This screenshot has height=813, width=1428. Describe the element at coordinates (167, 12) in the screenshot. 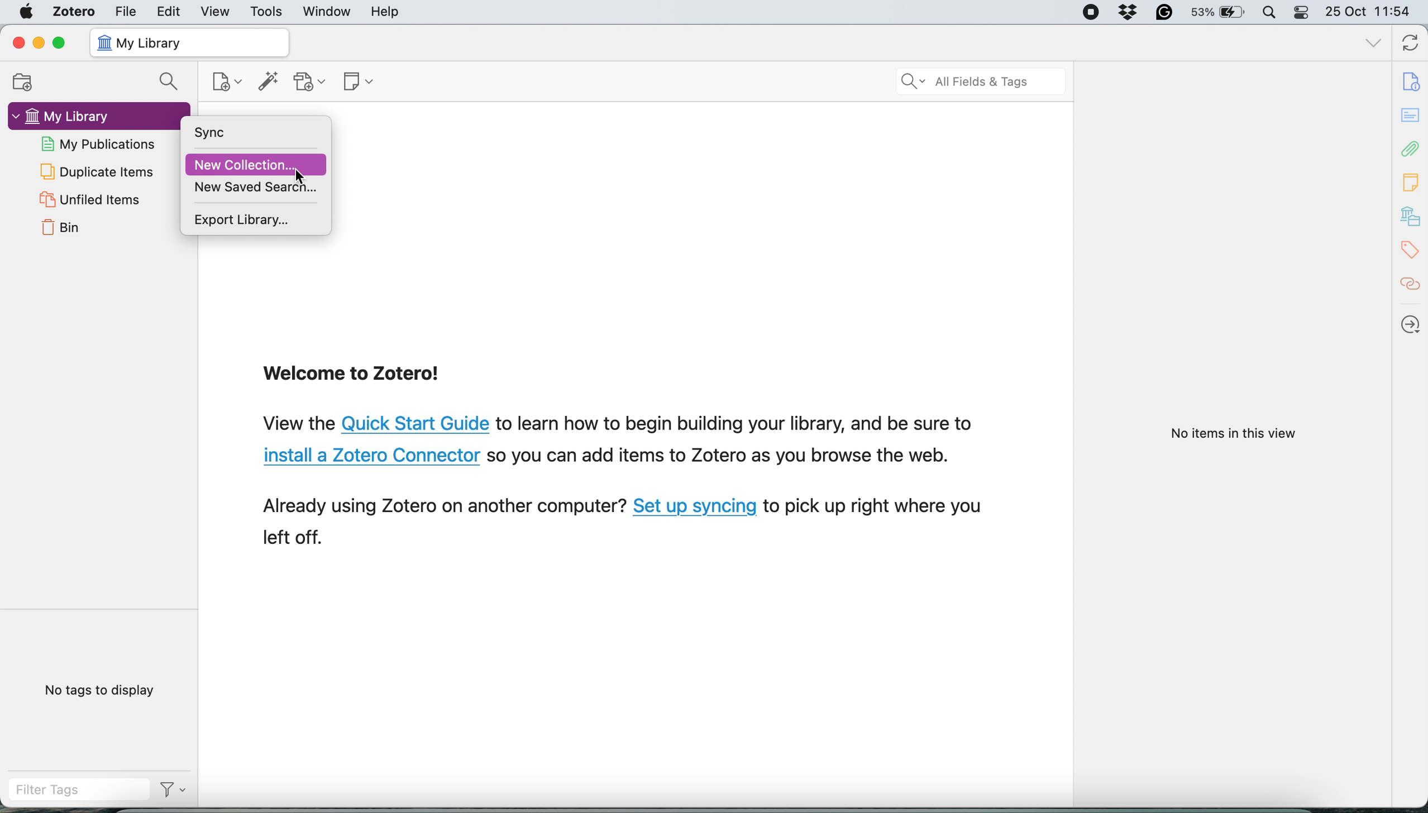

I see `edit` at that location.